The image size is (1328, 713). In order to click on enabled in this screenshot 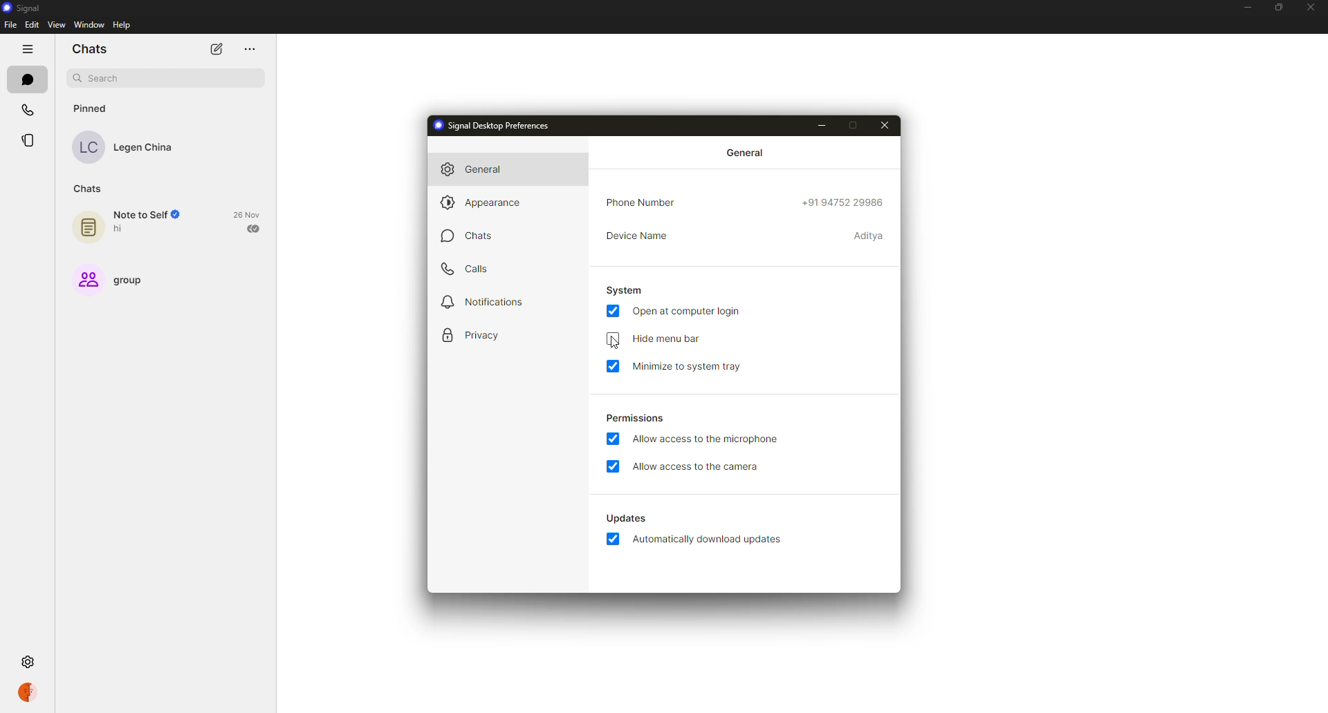, I will do `click(614, 310)`.